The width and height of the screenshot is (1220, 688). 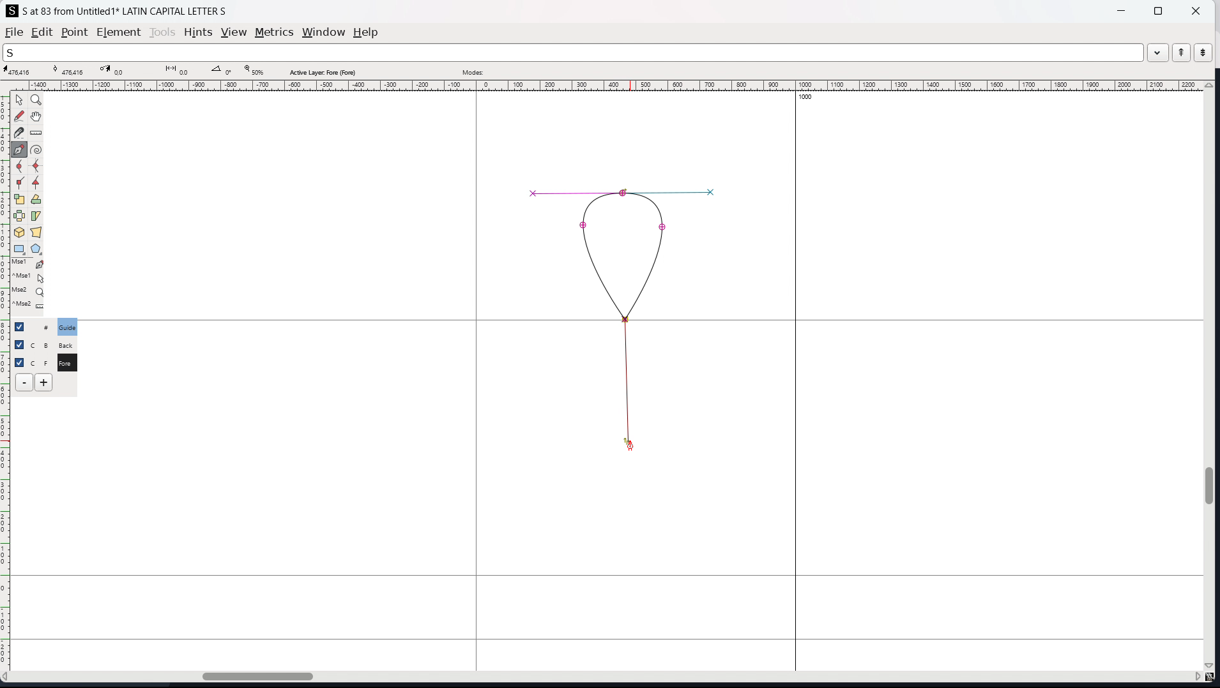 I want to click on vertical scrollbar, so click(x=1212, y=377).